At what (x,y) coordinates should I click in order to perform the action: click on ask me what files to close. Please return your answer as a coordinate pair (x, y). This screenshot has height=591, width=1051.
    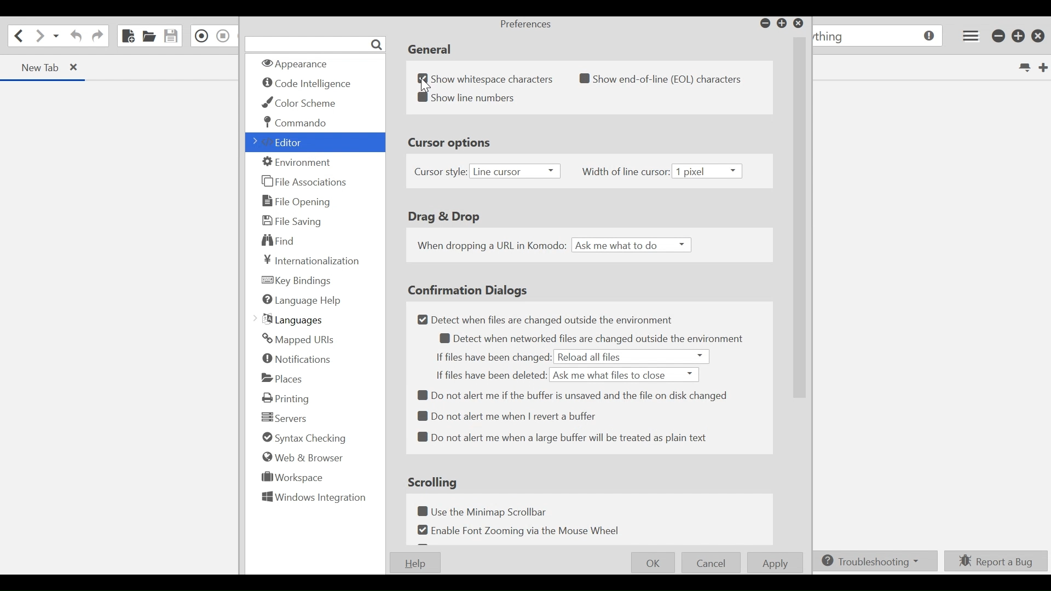
    Looking at the image, I should click on (625, 374).